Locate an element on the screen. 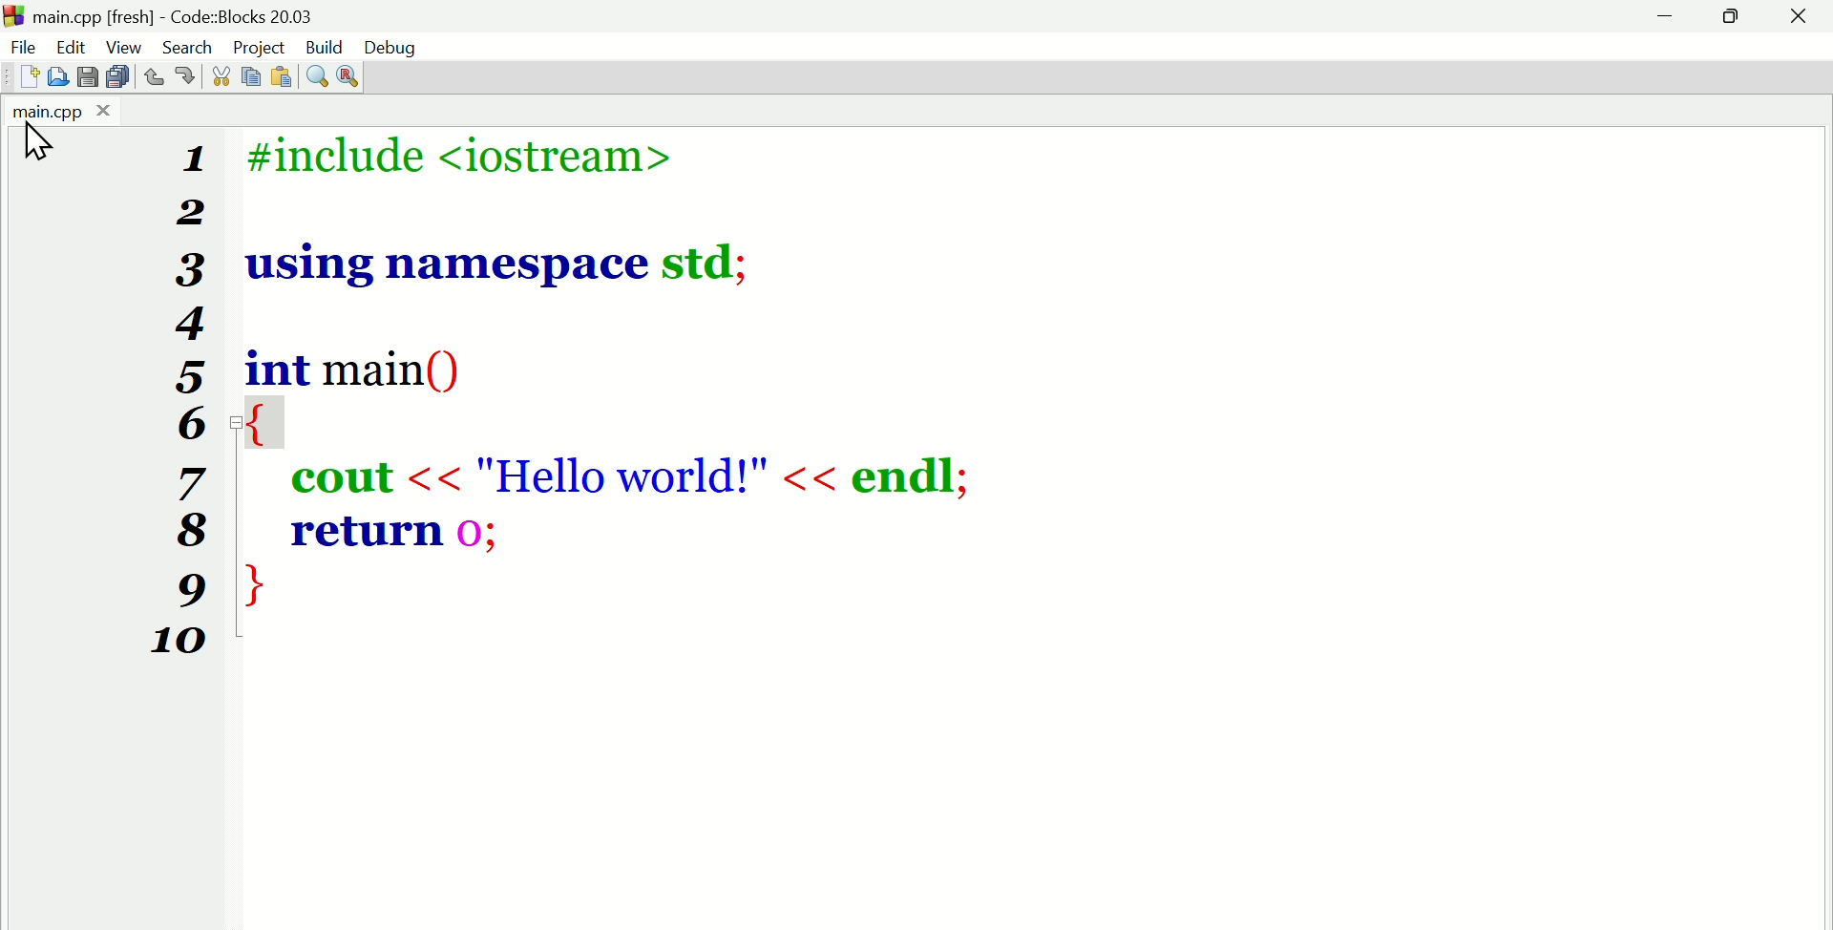 Image resolution: width=1833 pixels, height=930 pixels. file is located at coordinates (21, 45).